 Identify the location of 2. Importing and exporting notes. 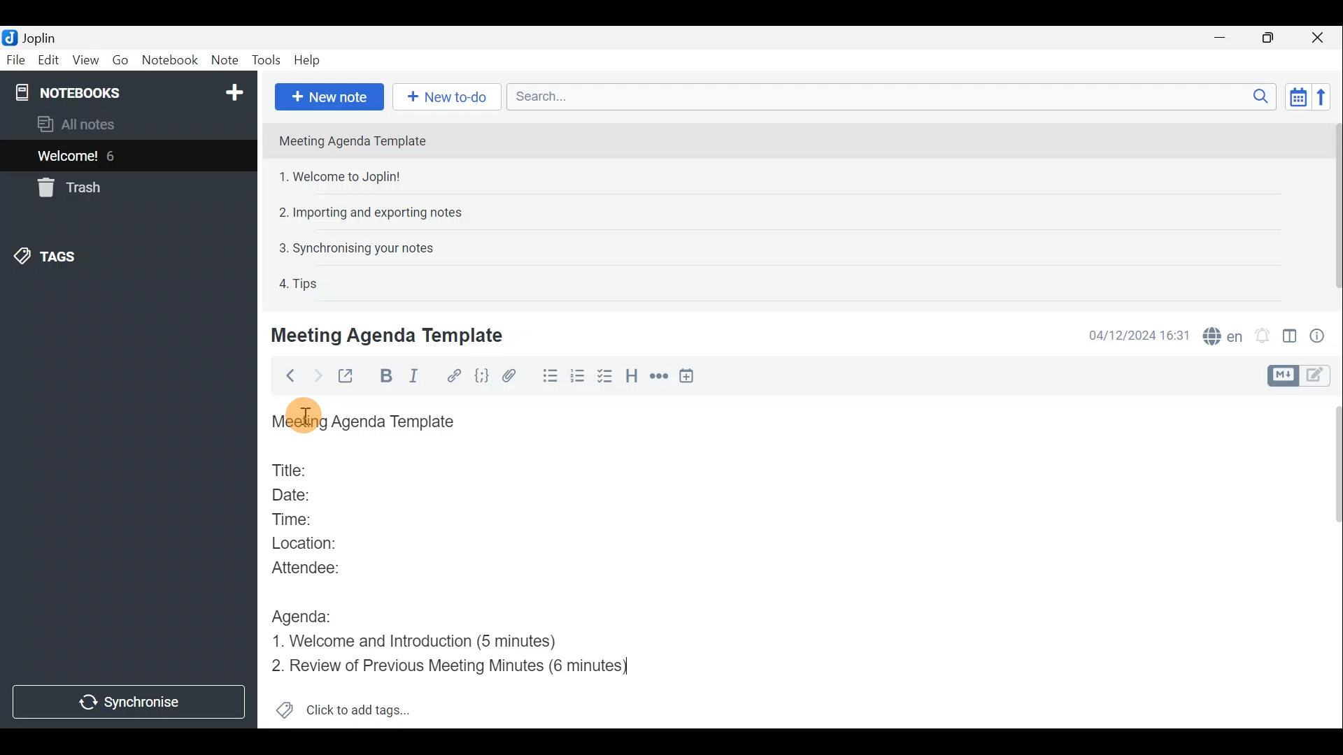
(376, 213).